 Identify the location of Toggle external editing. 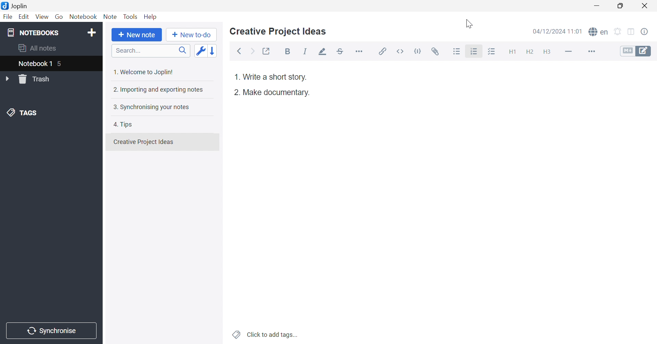
(266, 52).